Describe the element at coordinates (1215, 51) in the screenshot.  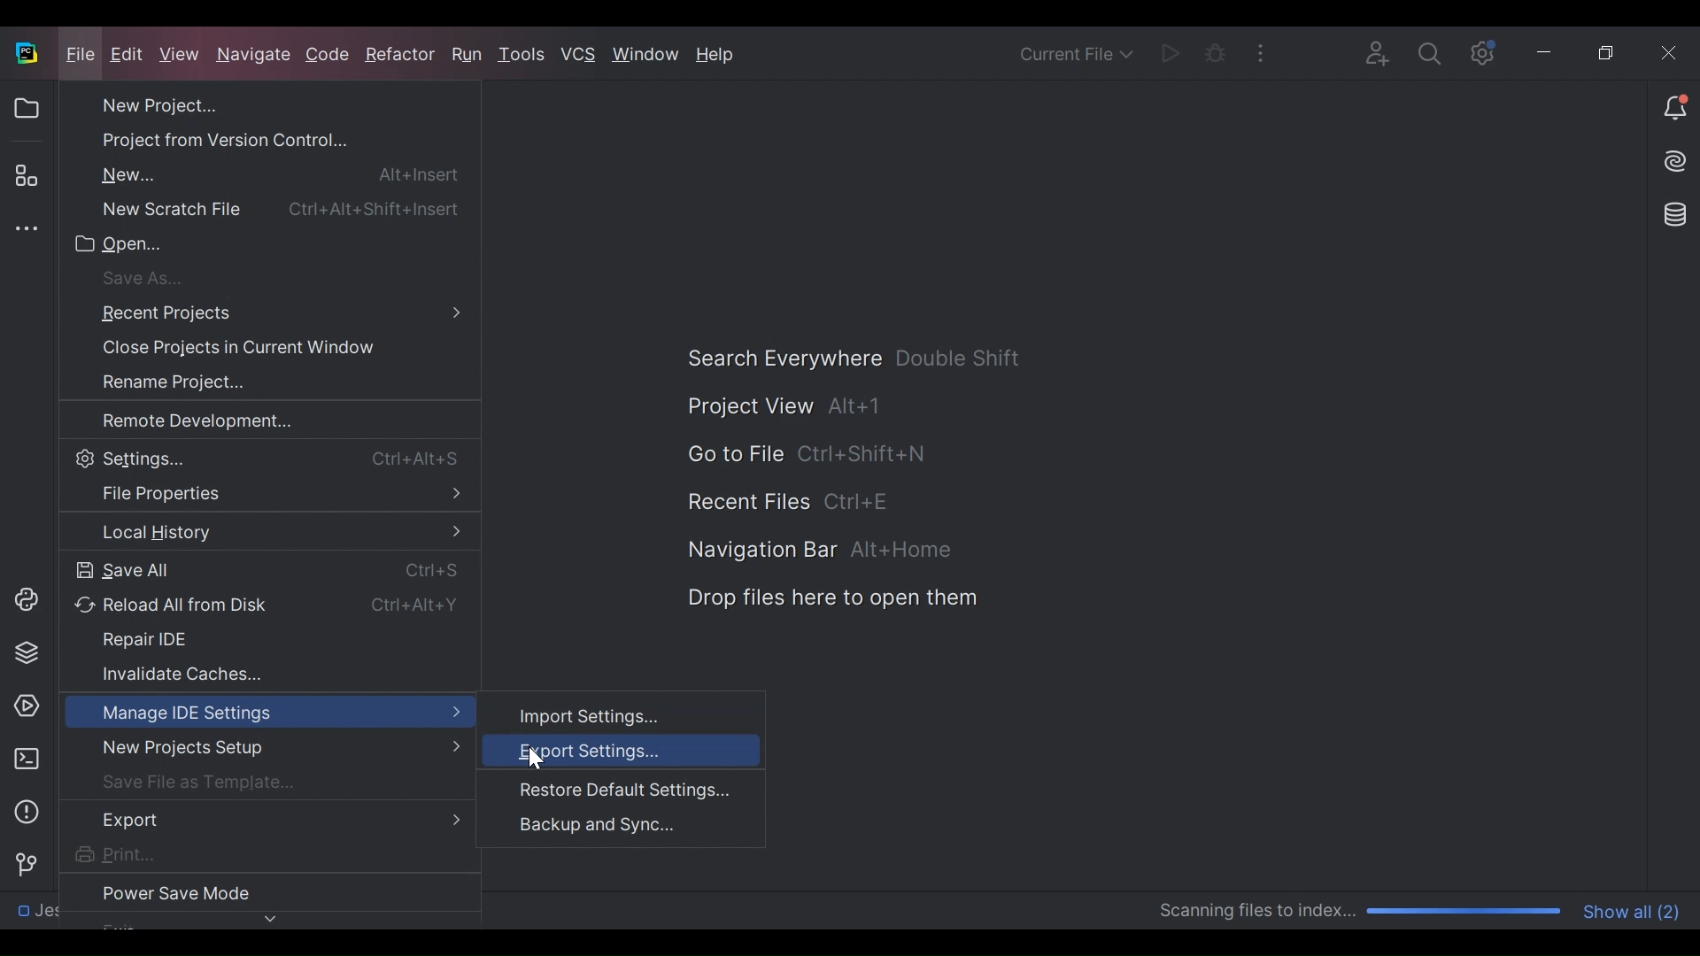
I see `Bug` at that location.